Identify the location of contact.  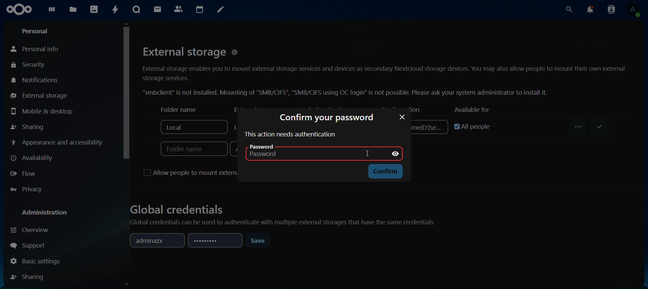
(179, 9).